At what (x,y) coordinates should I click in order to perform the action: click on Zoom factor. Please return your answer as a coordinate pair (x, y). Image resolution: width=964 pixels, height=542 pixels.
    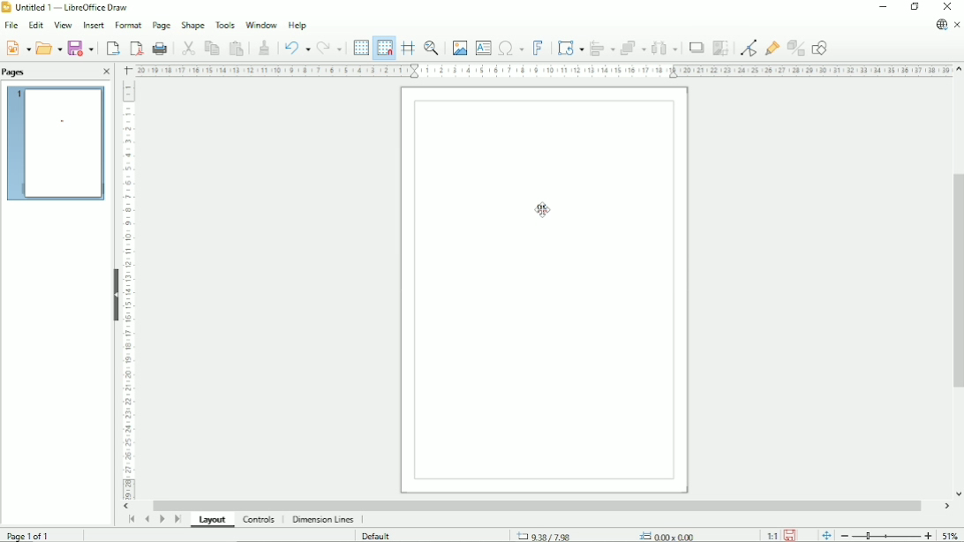
    Looking at the image, I should click on (952, 536).